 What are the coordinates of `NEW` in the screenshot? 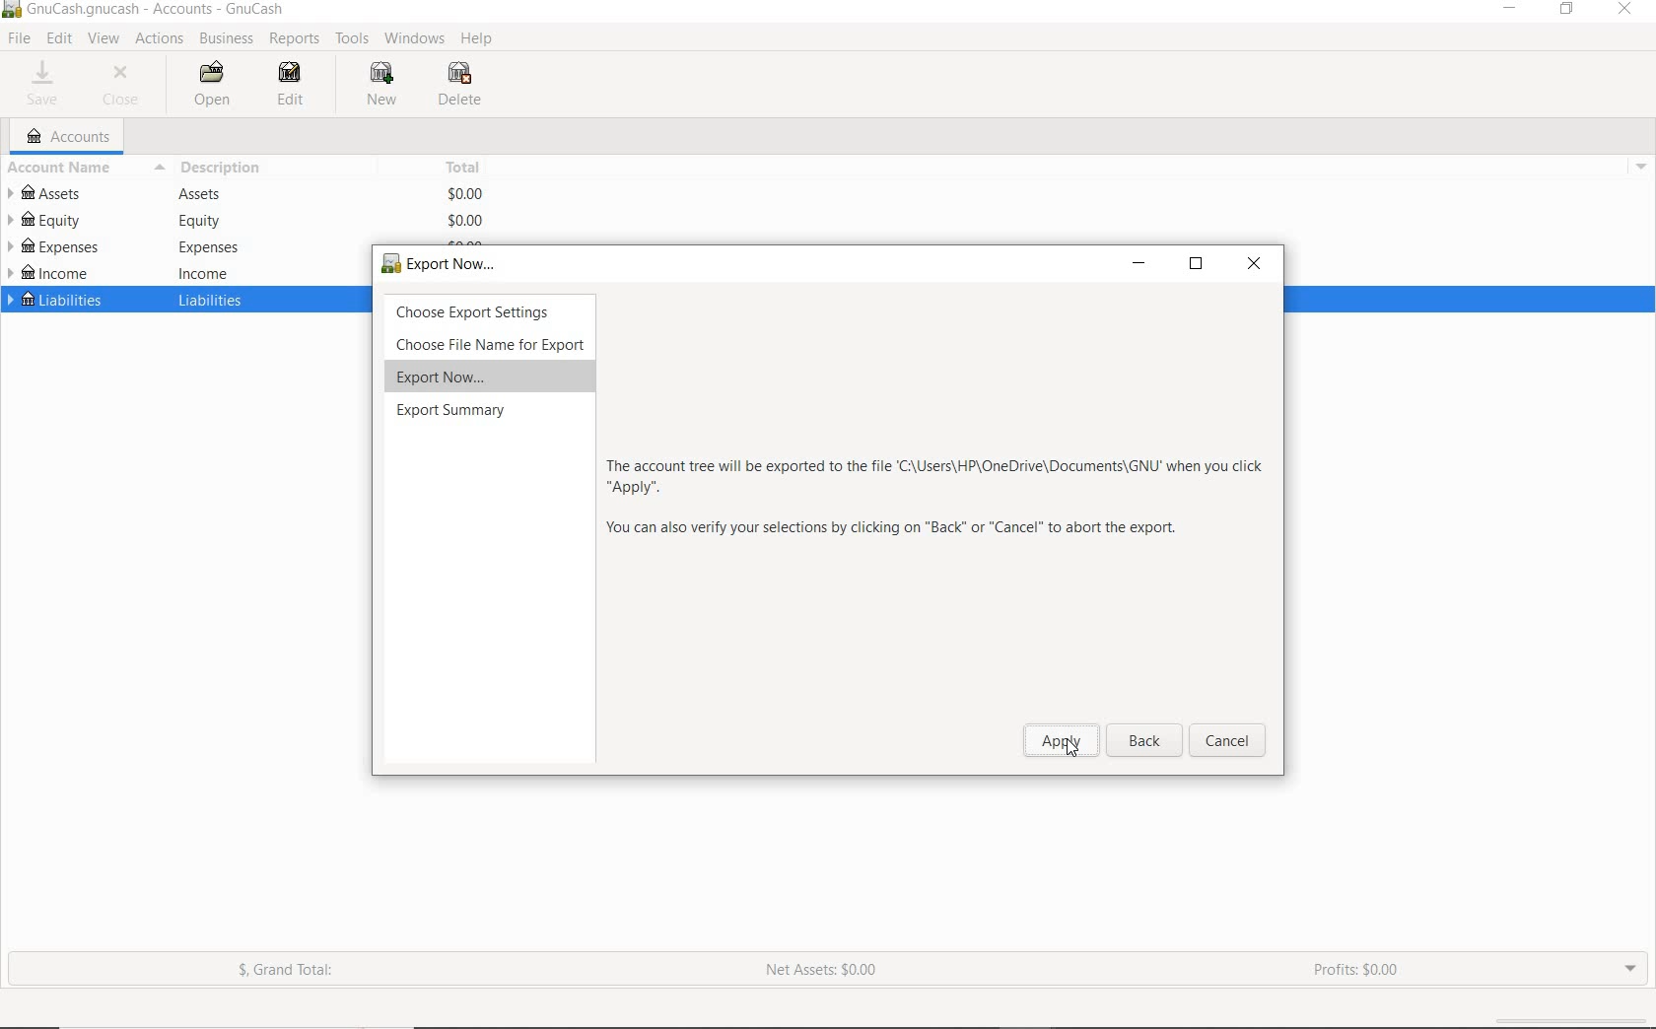 It's located at (380, 88).